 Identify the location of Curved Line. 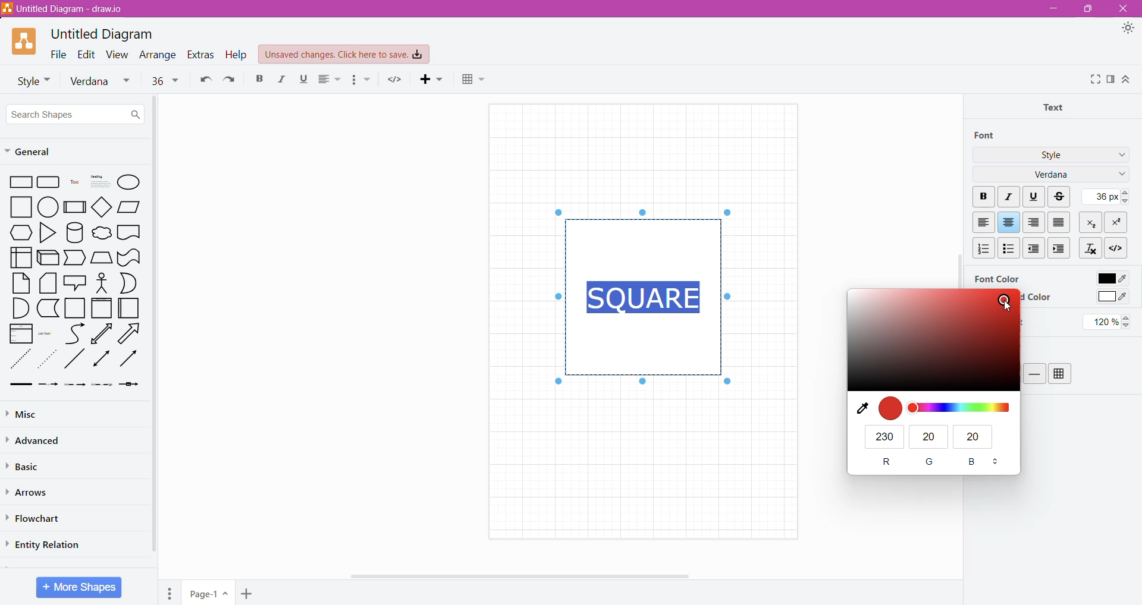
(74, 334).